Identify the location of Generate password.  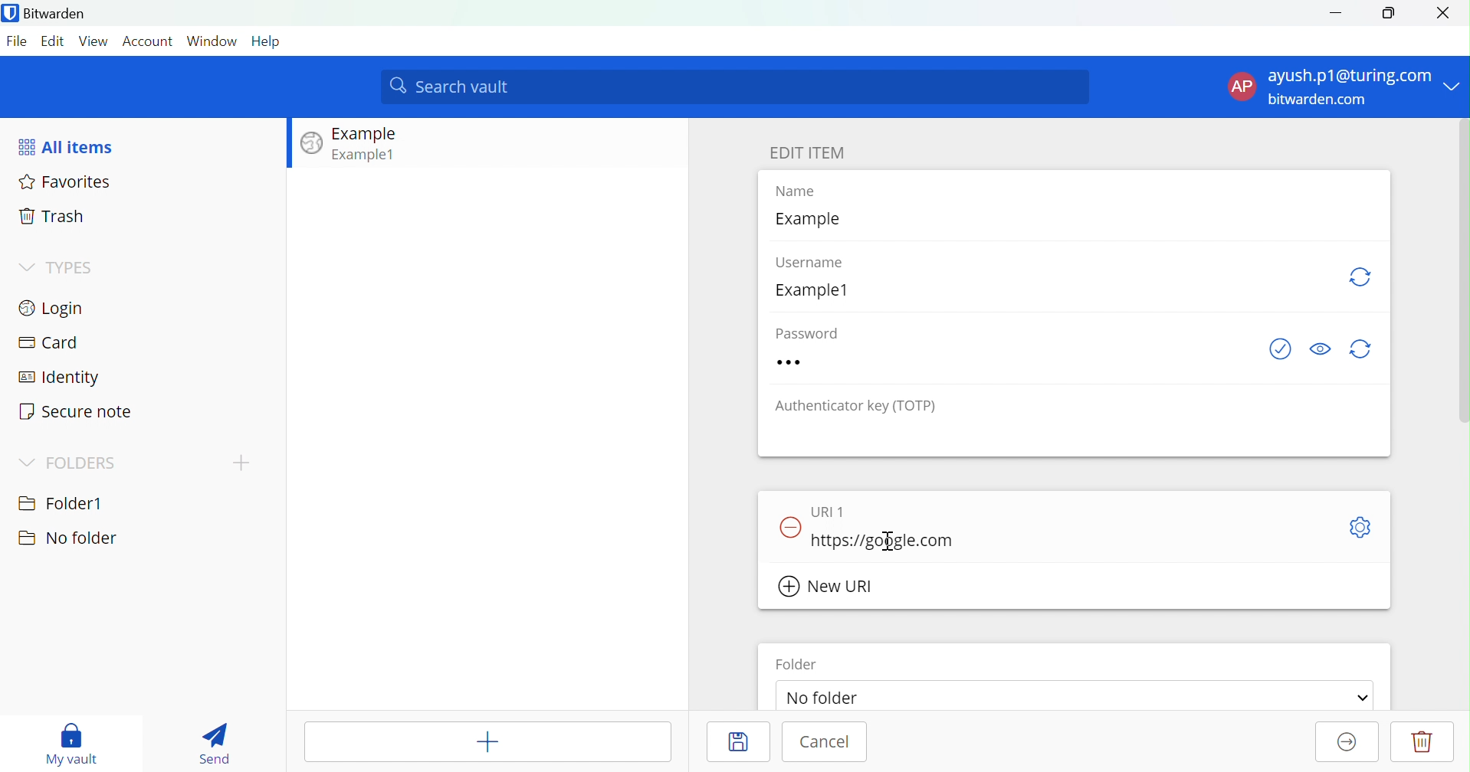
(1365, 348).